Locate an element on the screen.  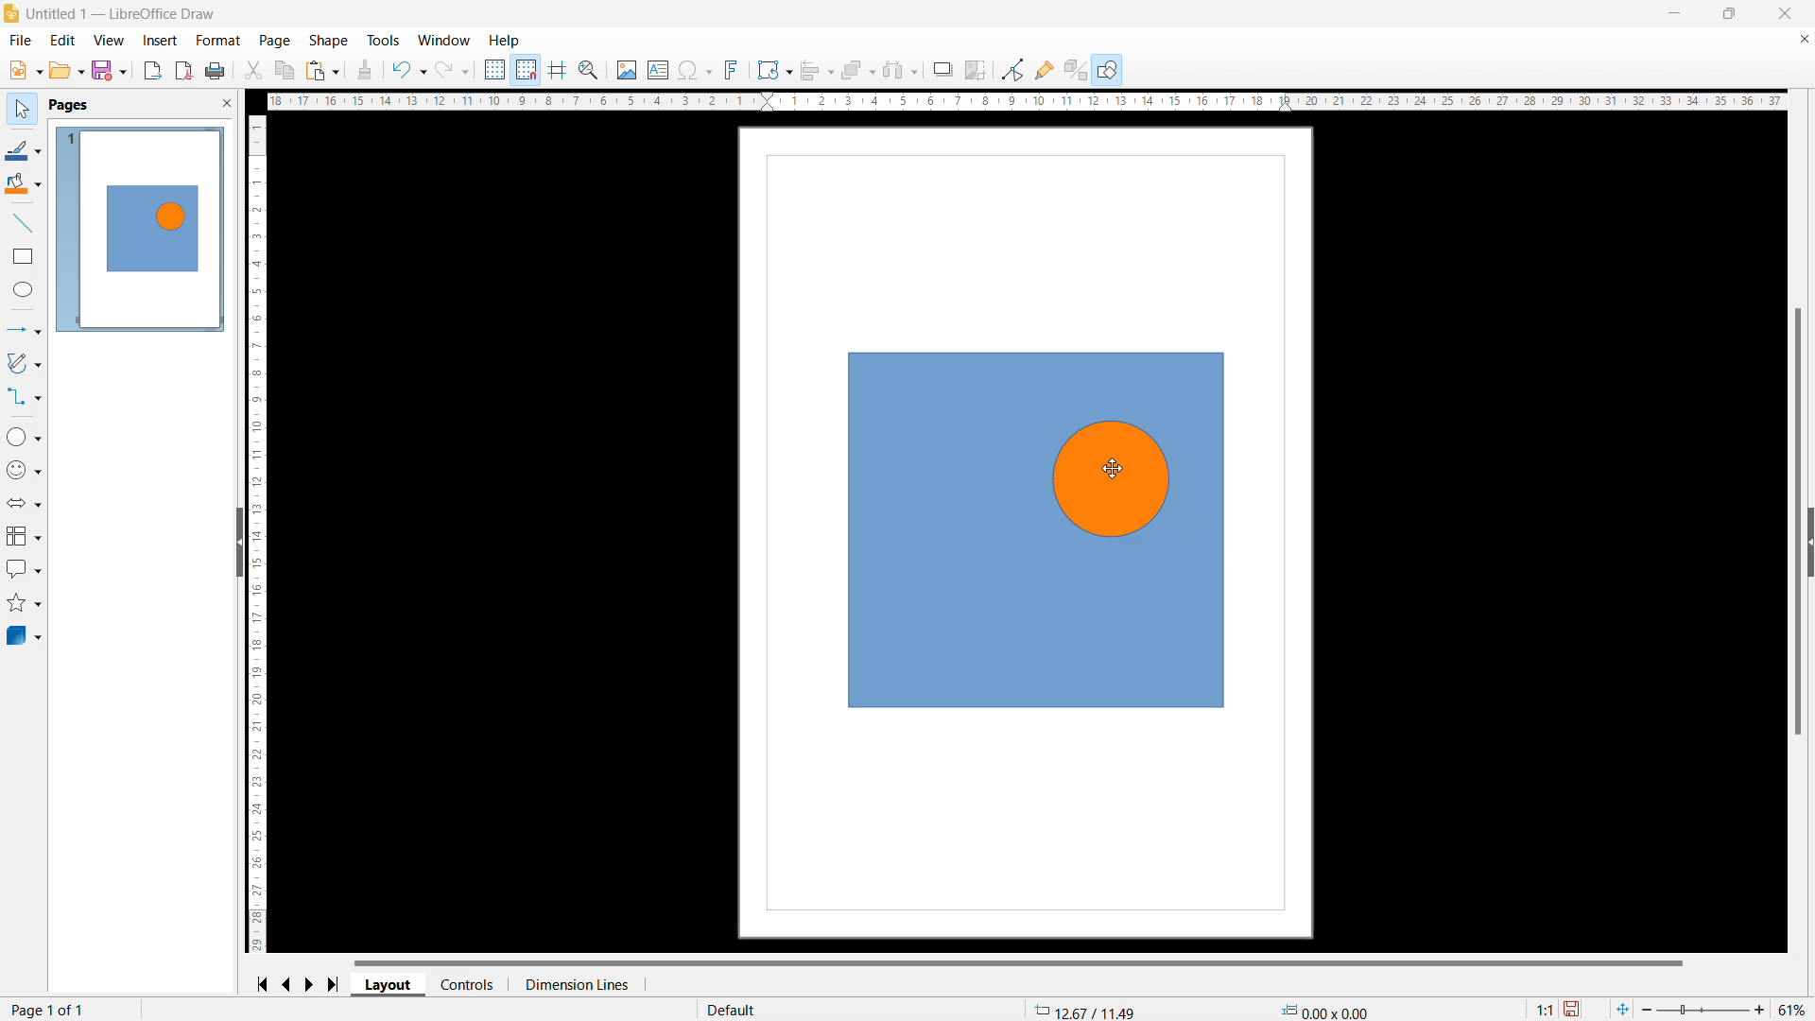
window is located at coordinates (443, 41).